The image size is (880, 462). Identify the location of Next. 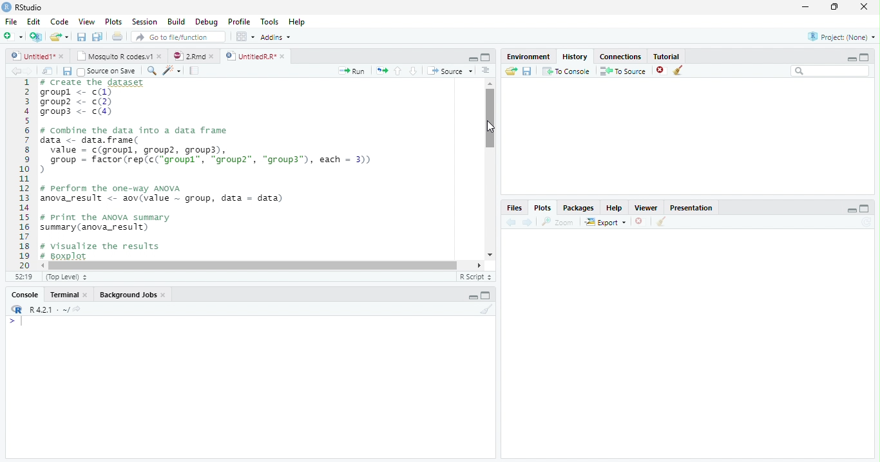
(528, 223).